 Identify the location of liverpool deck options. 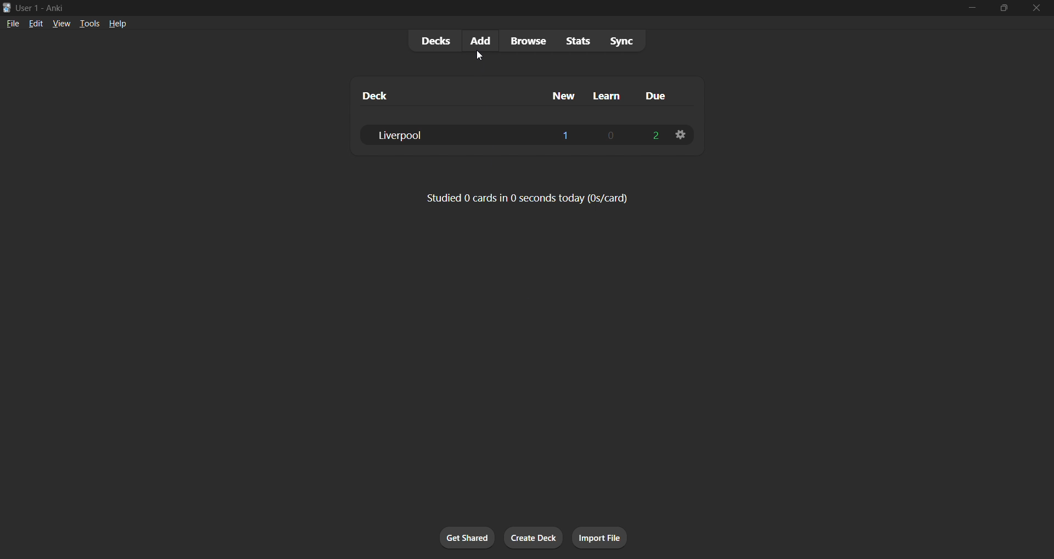
(681, 134).